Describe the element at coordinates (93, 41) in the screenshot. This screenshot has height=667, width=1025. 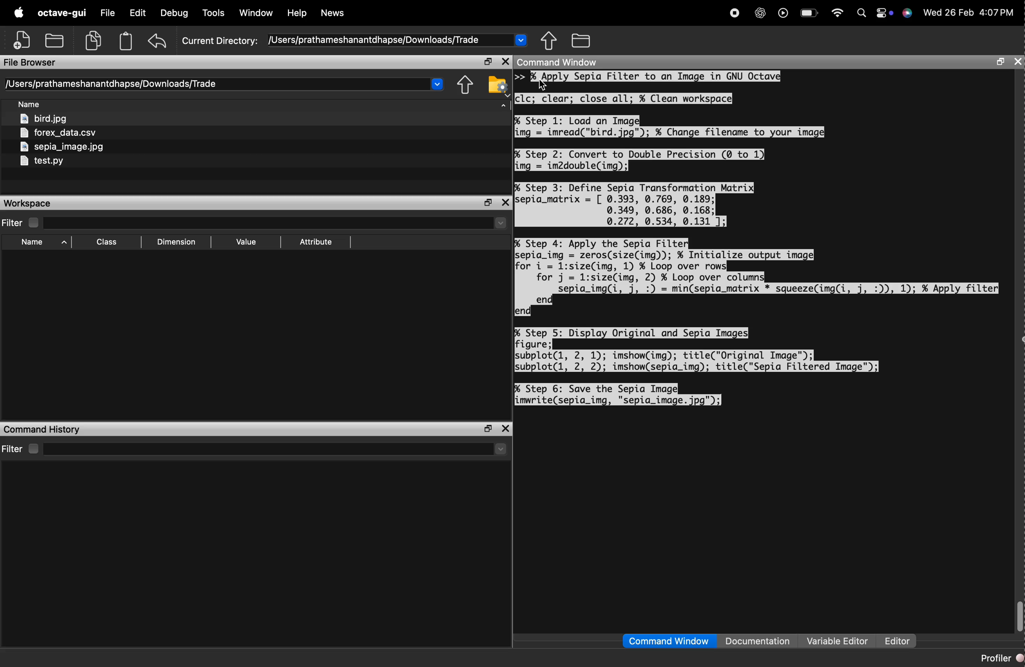
I see `copy` at that location.